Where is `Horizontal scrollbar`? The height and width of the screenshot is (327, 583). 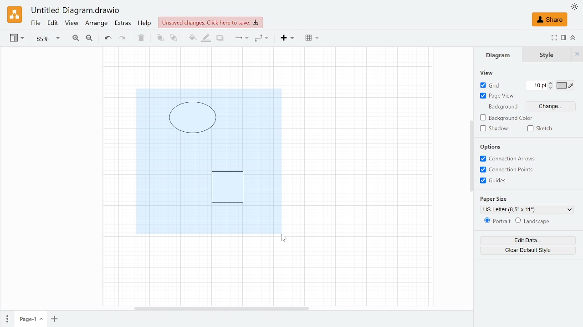
Horizontal scrollbar is located at coordinates (221, 307).